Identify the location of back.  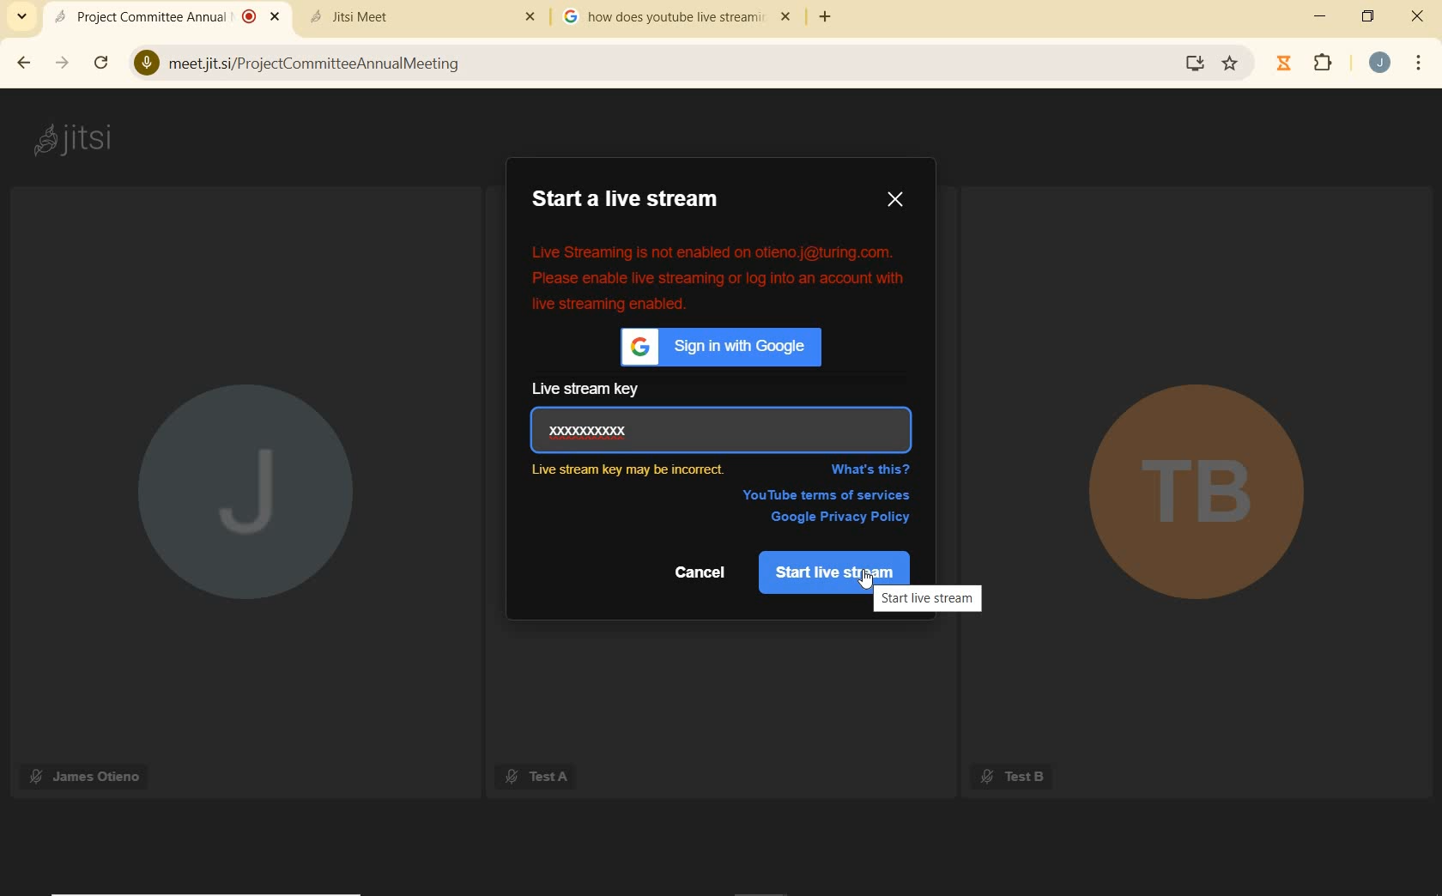
(25, 62).